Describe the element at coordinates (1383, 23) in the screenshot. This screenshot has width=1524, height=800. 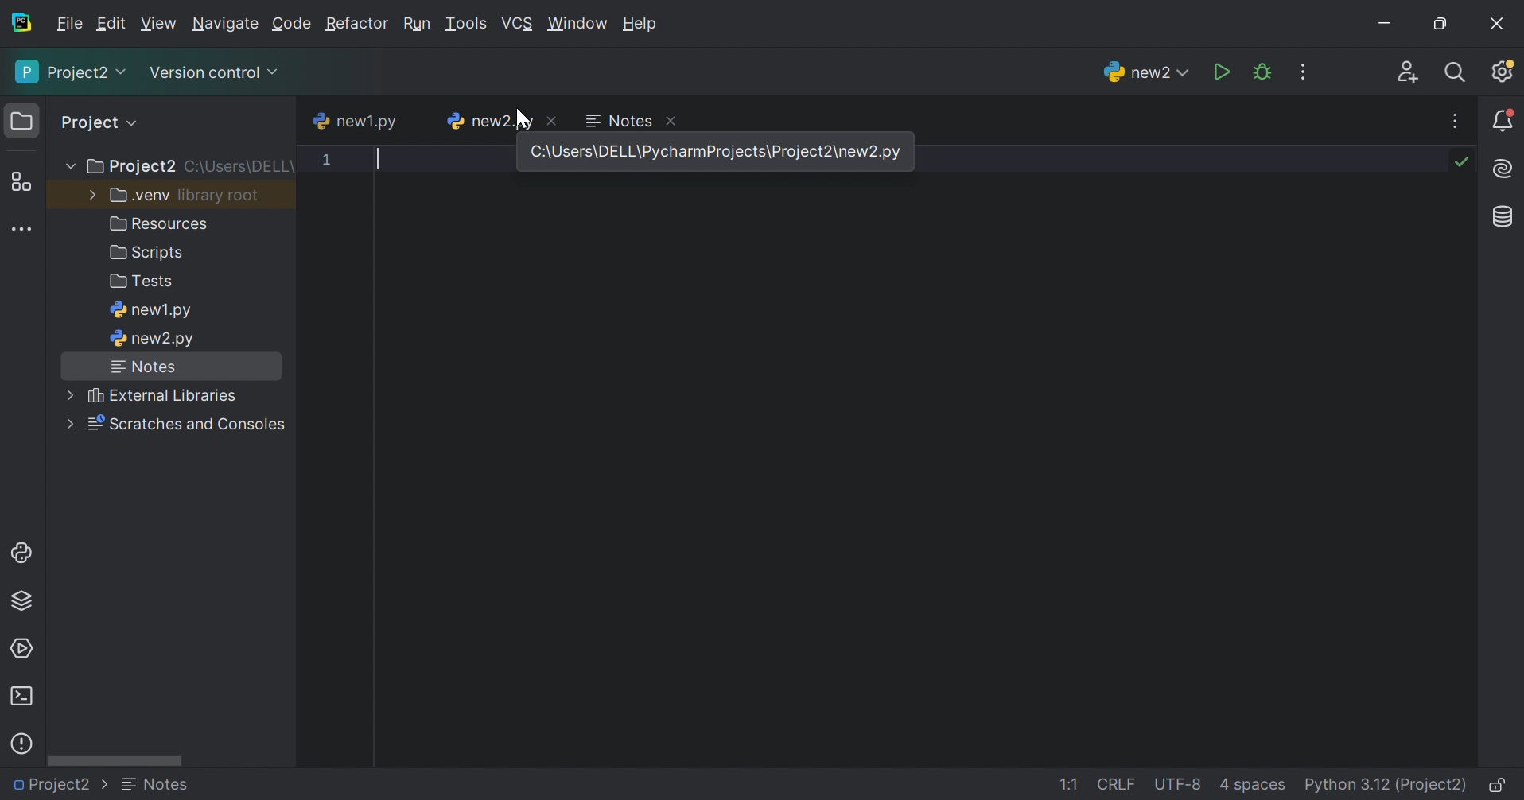
I see `Minimize` at that location.